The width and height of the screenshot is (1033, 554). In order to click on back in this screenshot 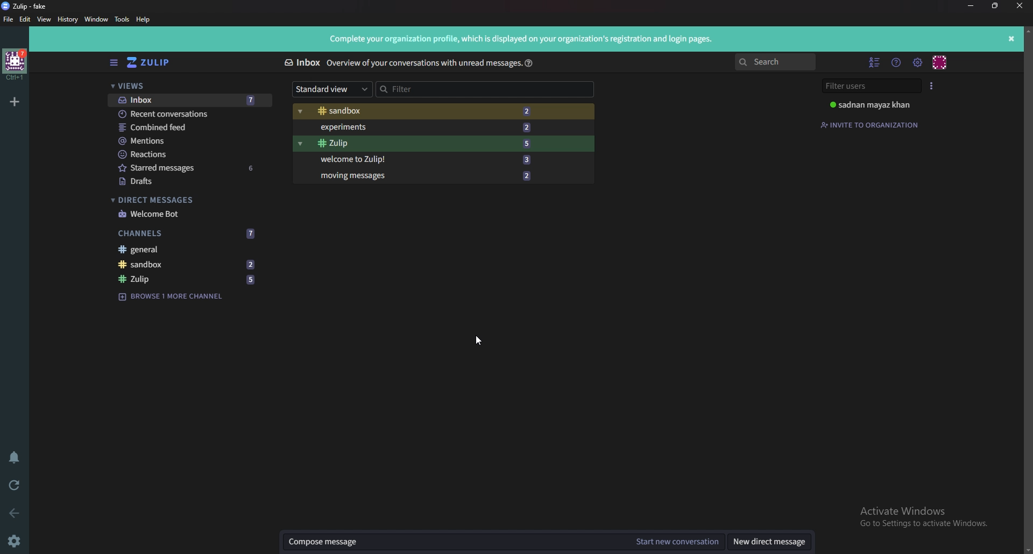, I will do `click(15, 512)`.